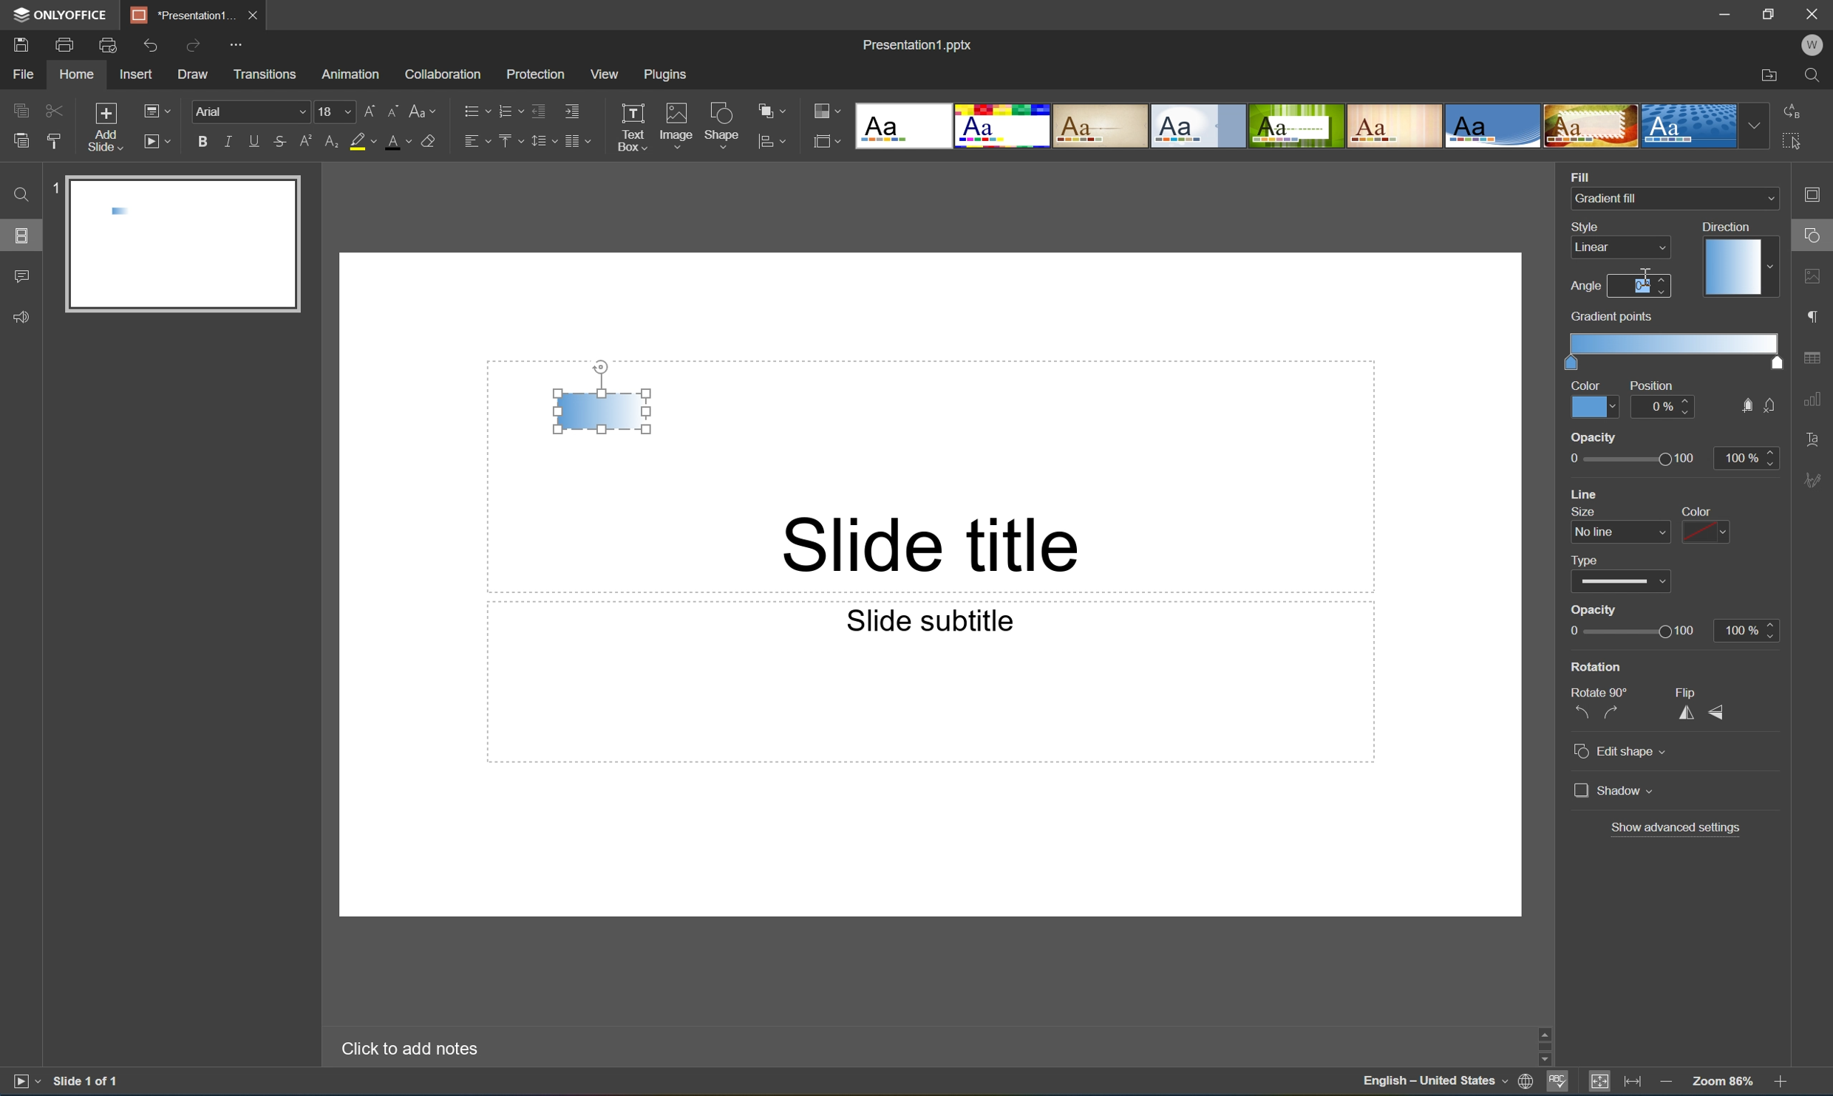 The width and height of the screenshot is (1833, 1096). Describe the element at coordinates (407, 1047) in the screenshot. I see `Click to add notes` at that location.